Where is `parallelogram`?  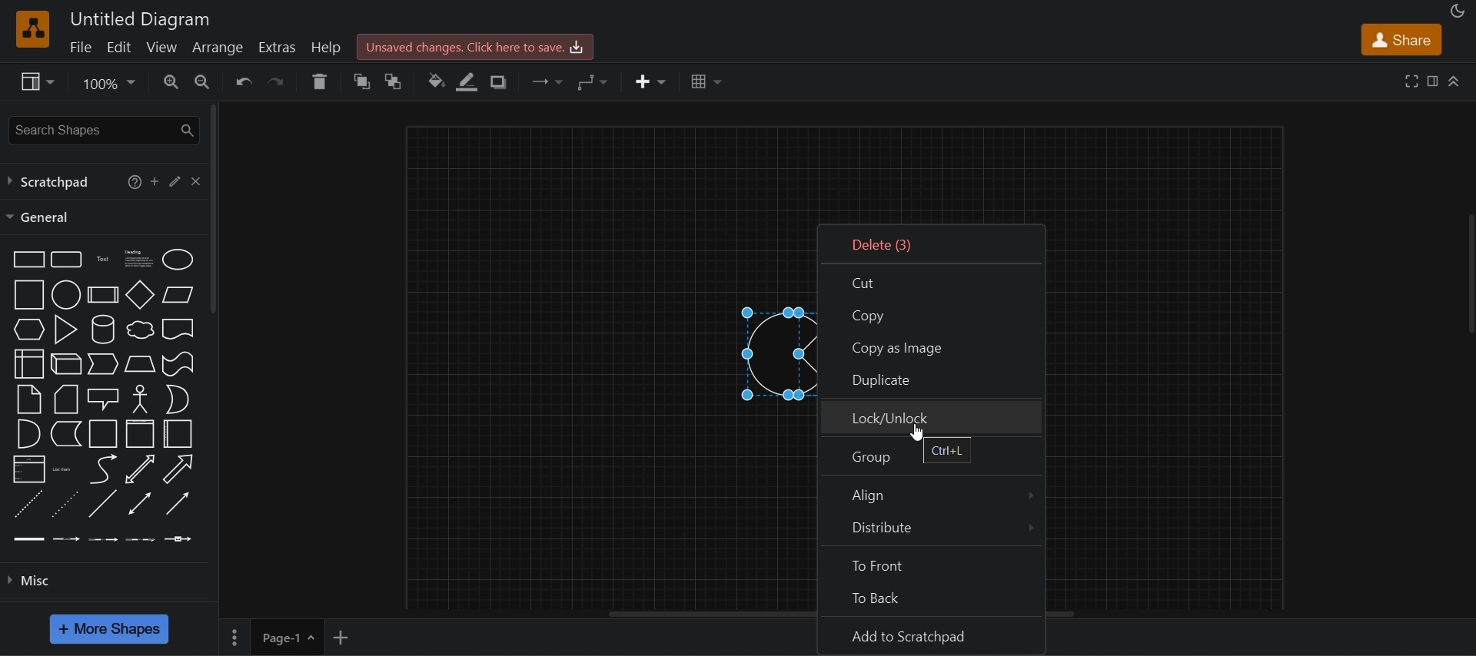
parallelogram is located at coordinates (178, 294).